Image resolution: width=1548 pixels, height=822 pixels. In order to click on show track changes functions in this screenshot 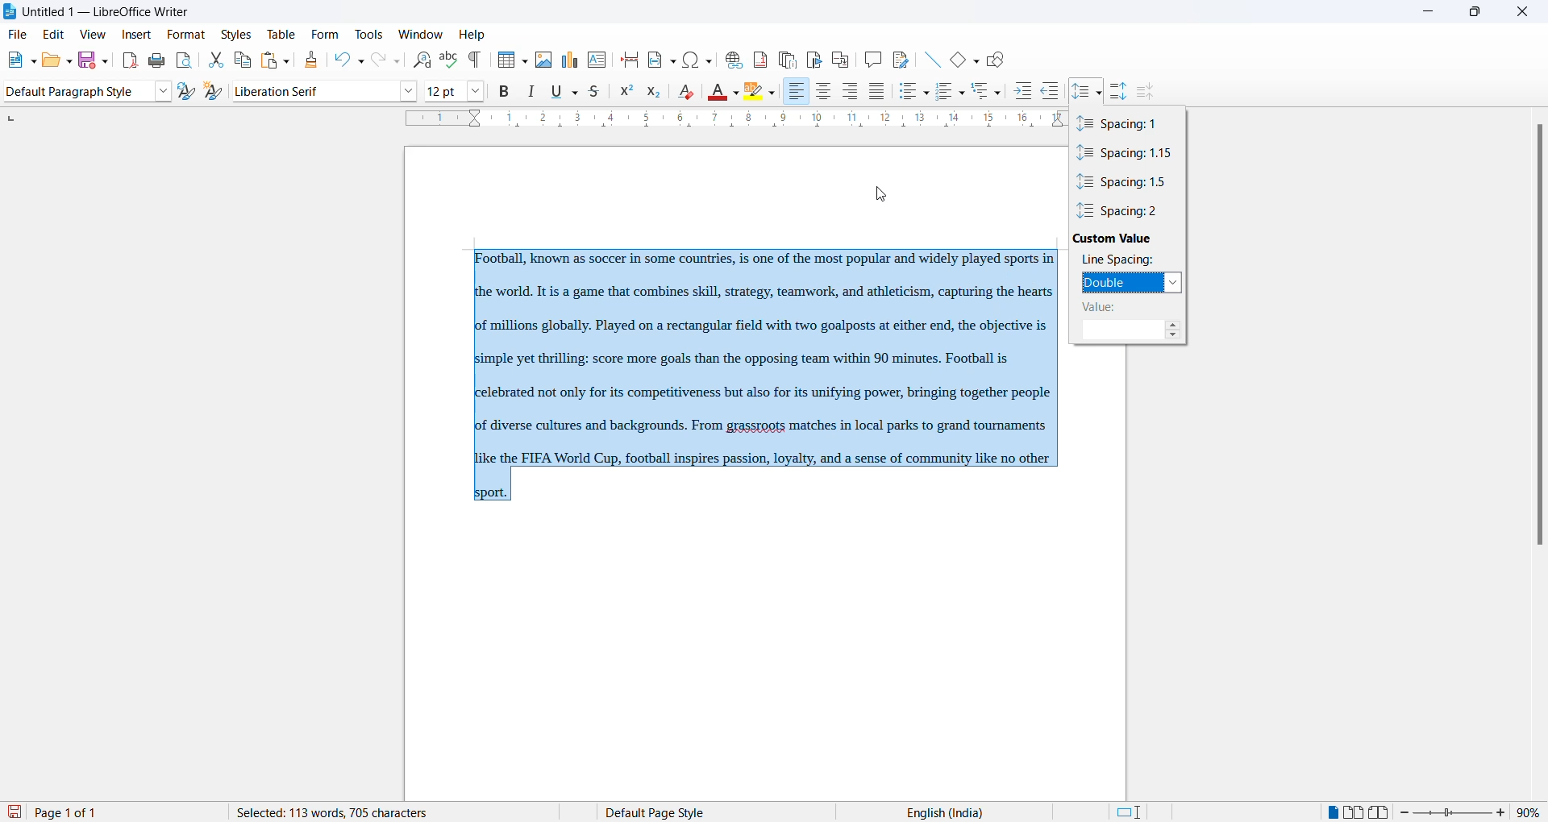, I will do `click(901, 60)`.